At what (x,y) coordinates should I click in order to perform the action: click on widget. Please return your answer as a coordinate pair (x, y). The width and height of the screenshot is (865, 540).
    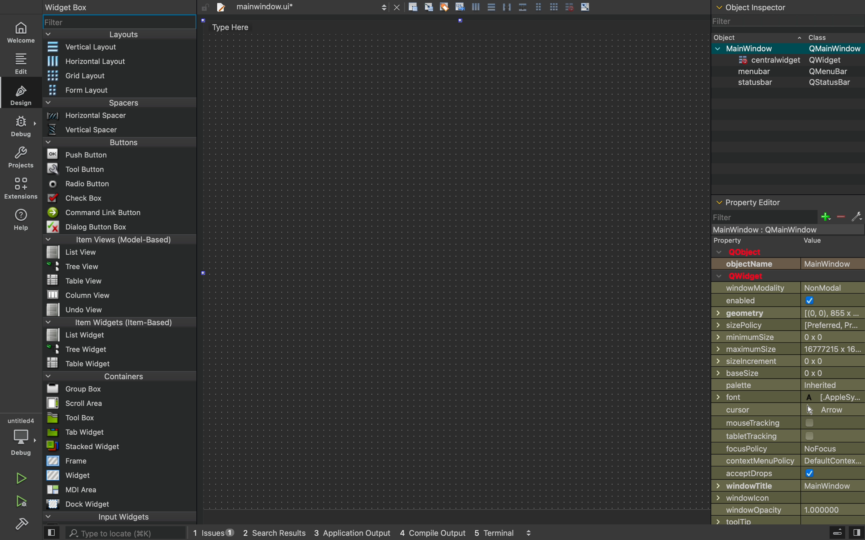
    Looking at the image, I should click on (119, 475).